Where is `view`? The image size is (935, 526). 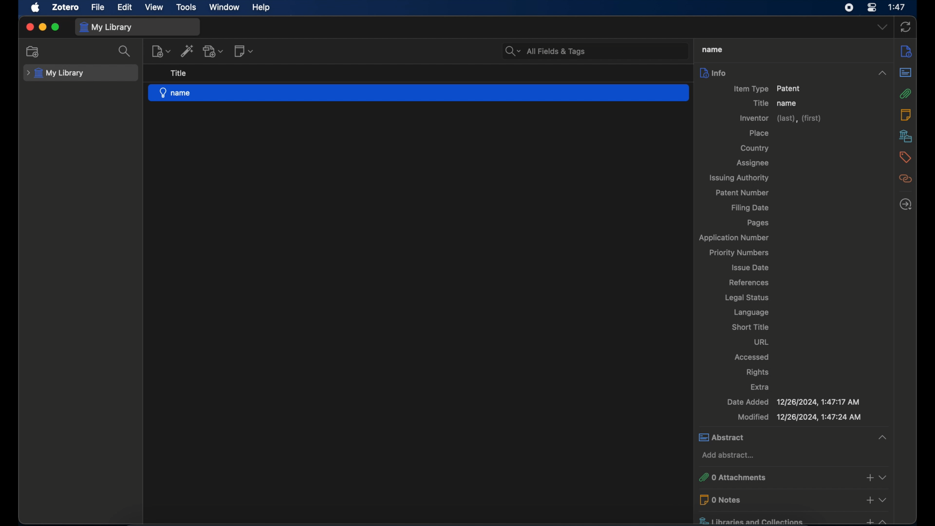
view is located at coordinates (155, 7).